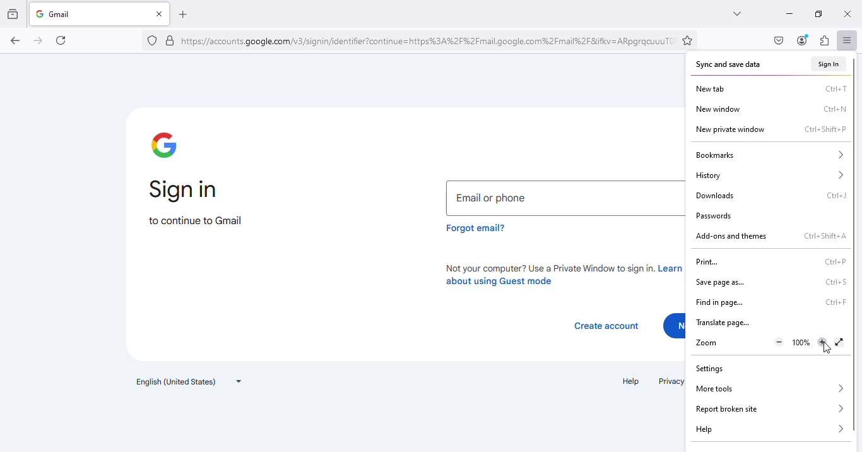 Image resolution: width=862 pixels, height=452 pixels. I want to click on maximize, so click(819, 14).